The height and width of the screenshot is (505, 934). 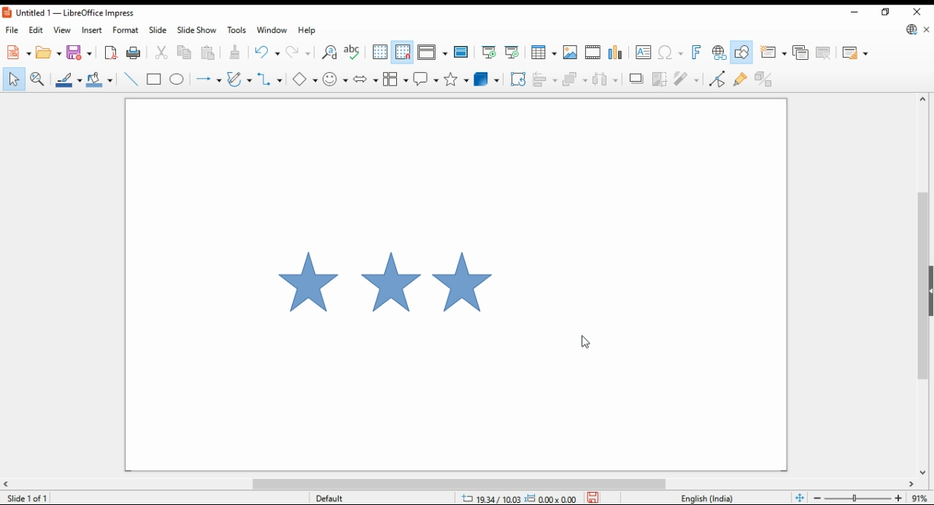 What do you see at coordinates (49, 52) in the screenshot?
I see `open` at bounding box center [49, 52].